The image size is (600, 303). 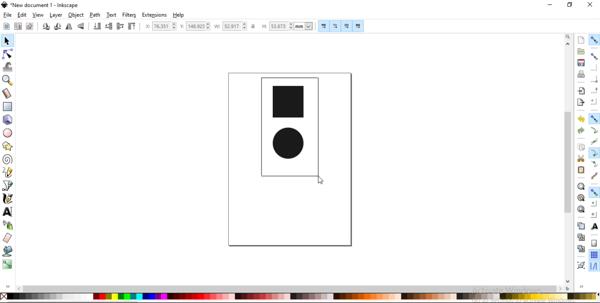 I want to click on raise selection to top, so click(x=132, y=27).